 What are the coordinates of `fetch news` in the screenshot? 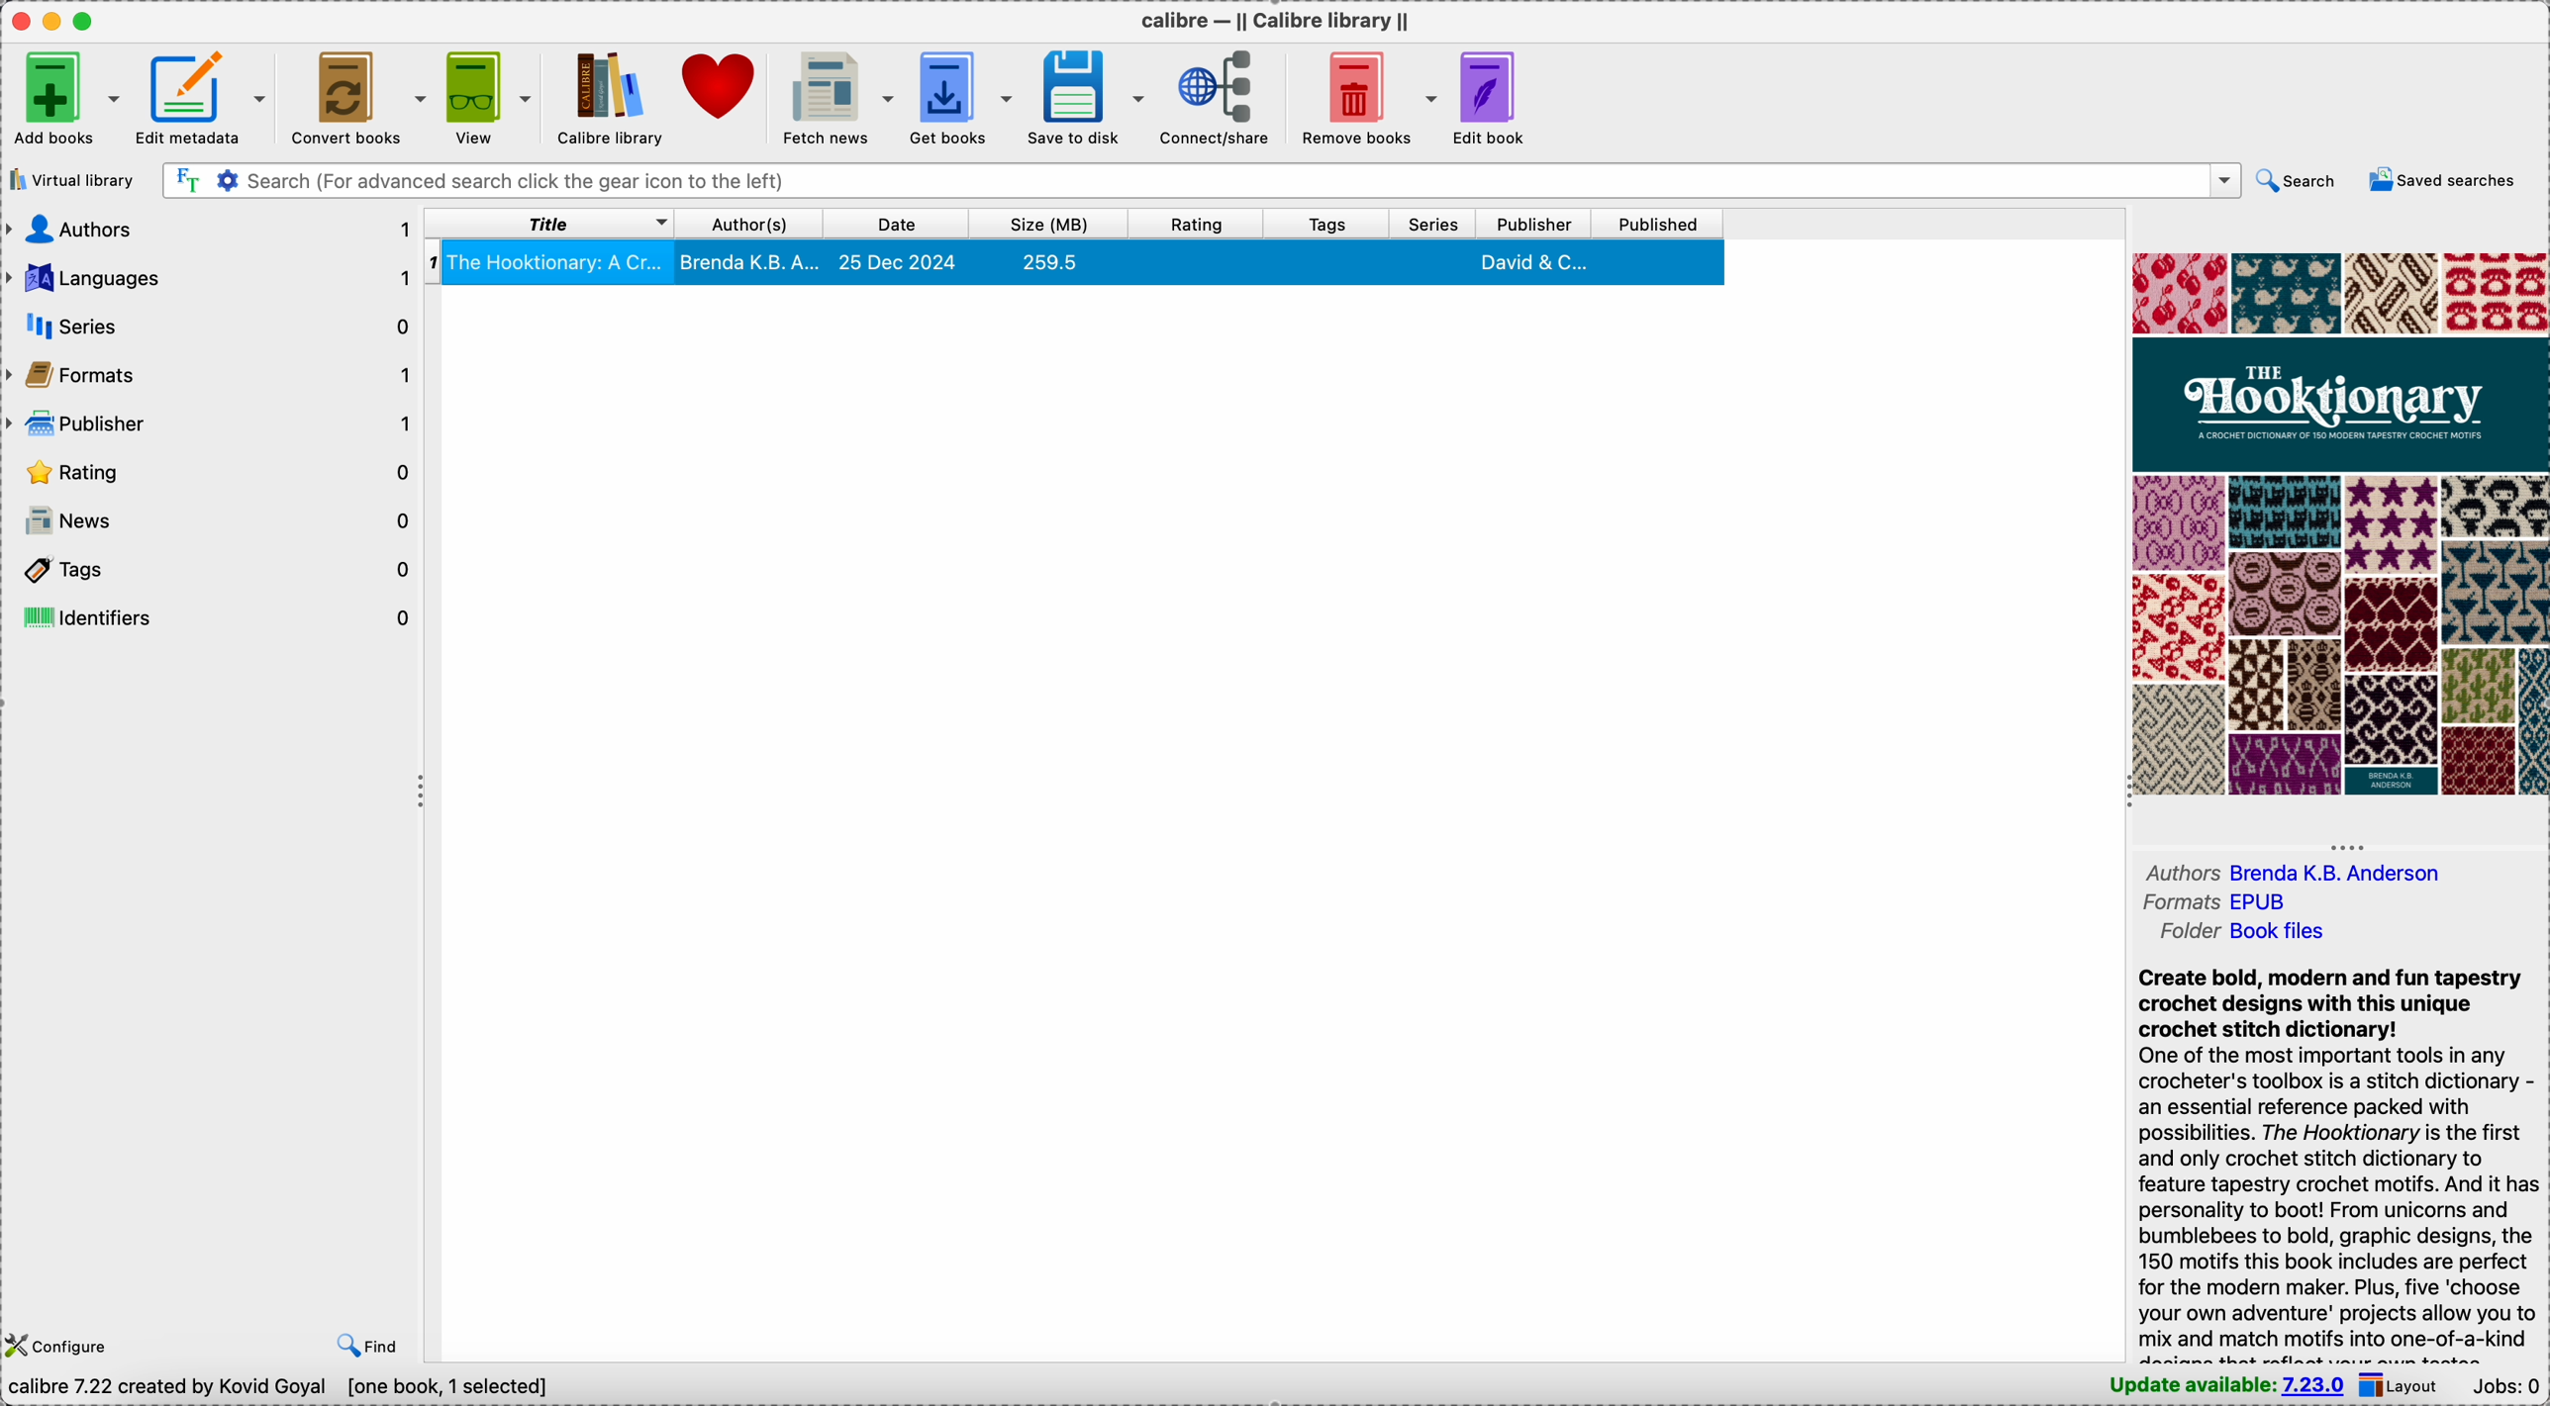 It's located at (834, 97).